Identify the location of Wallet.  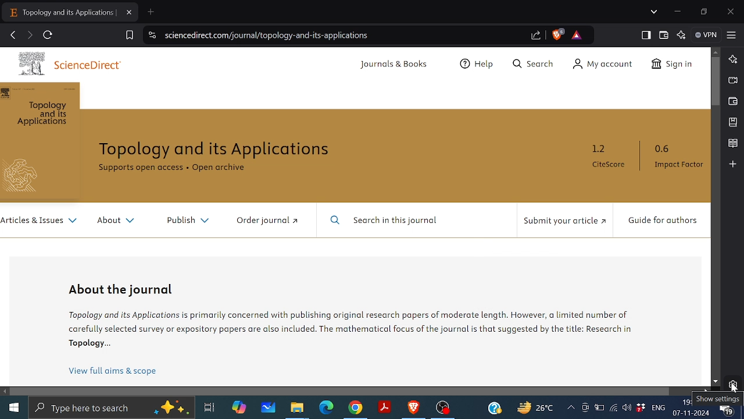
(665, 35).